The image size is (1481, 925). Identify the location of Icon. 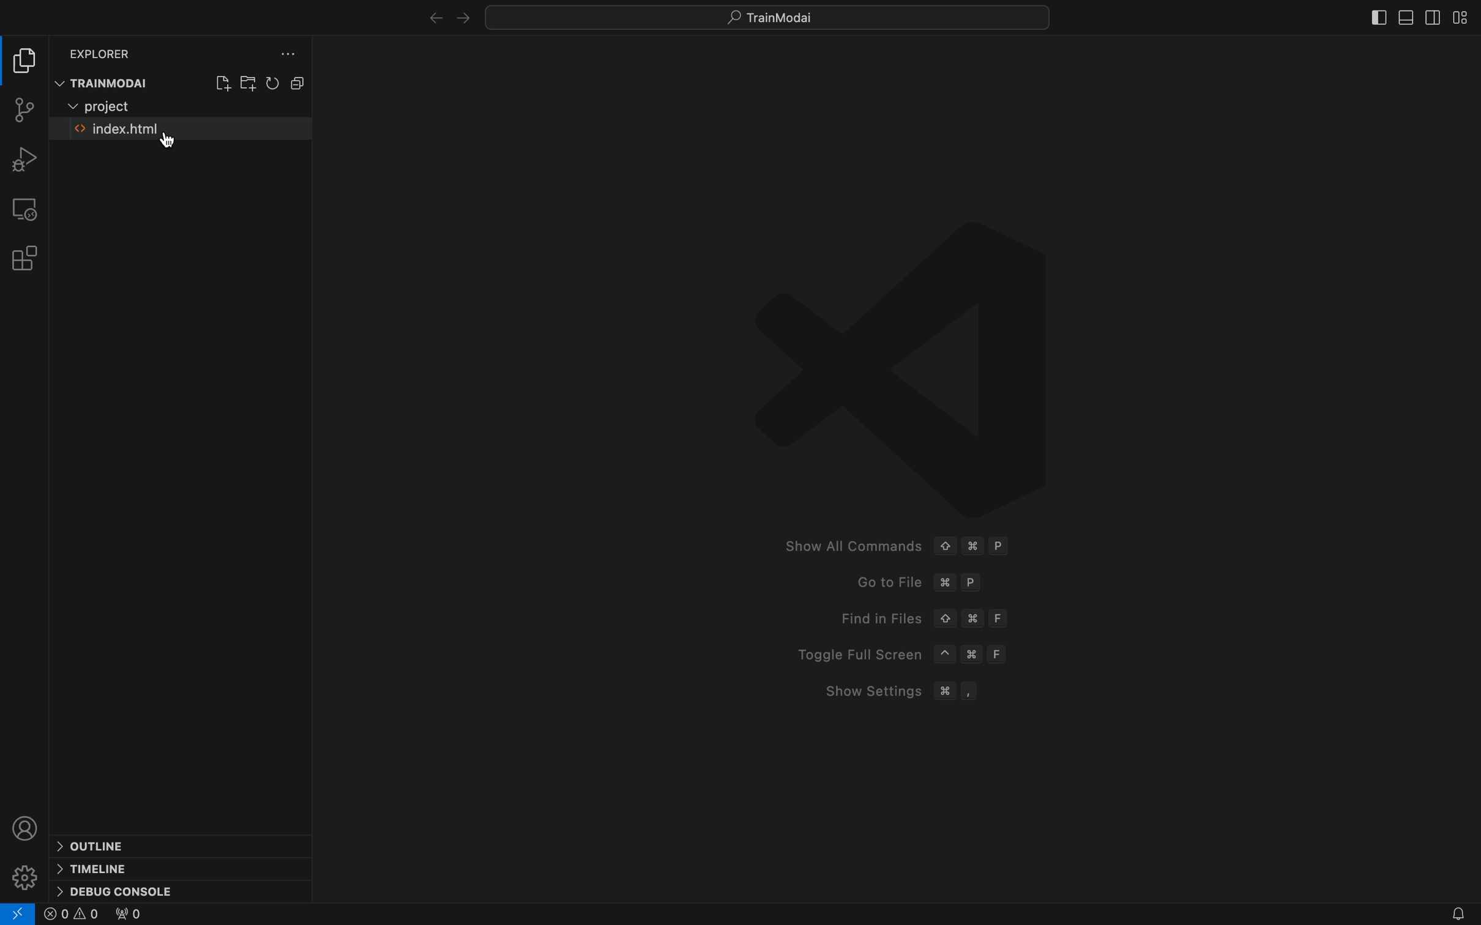
(897, 347).